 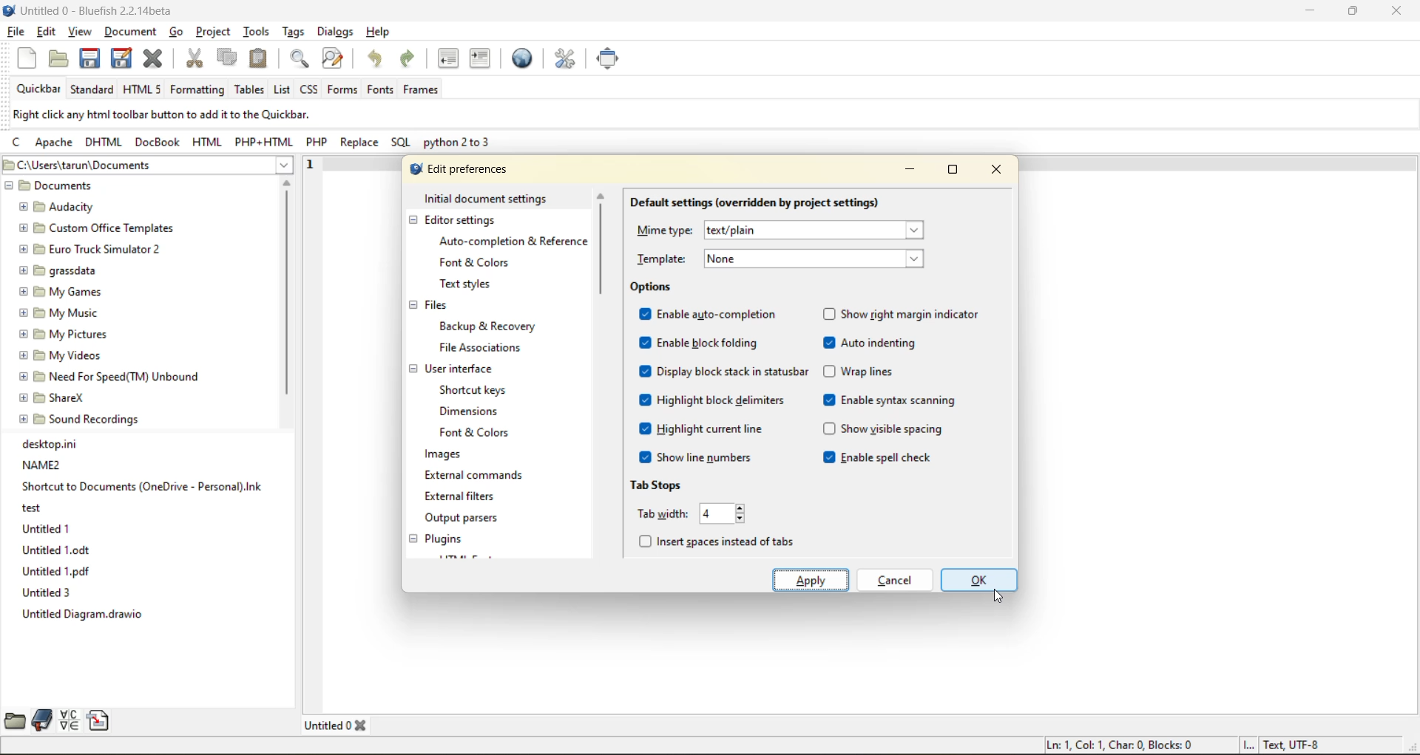 What do you see at coordinates (64, 333) in the screenshot?
I see `# B My Pictures` at bounding box center [64, 333].